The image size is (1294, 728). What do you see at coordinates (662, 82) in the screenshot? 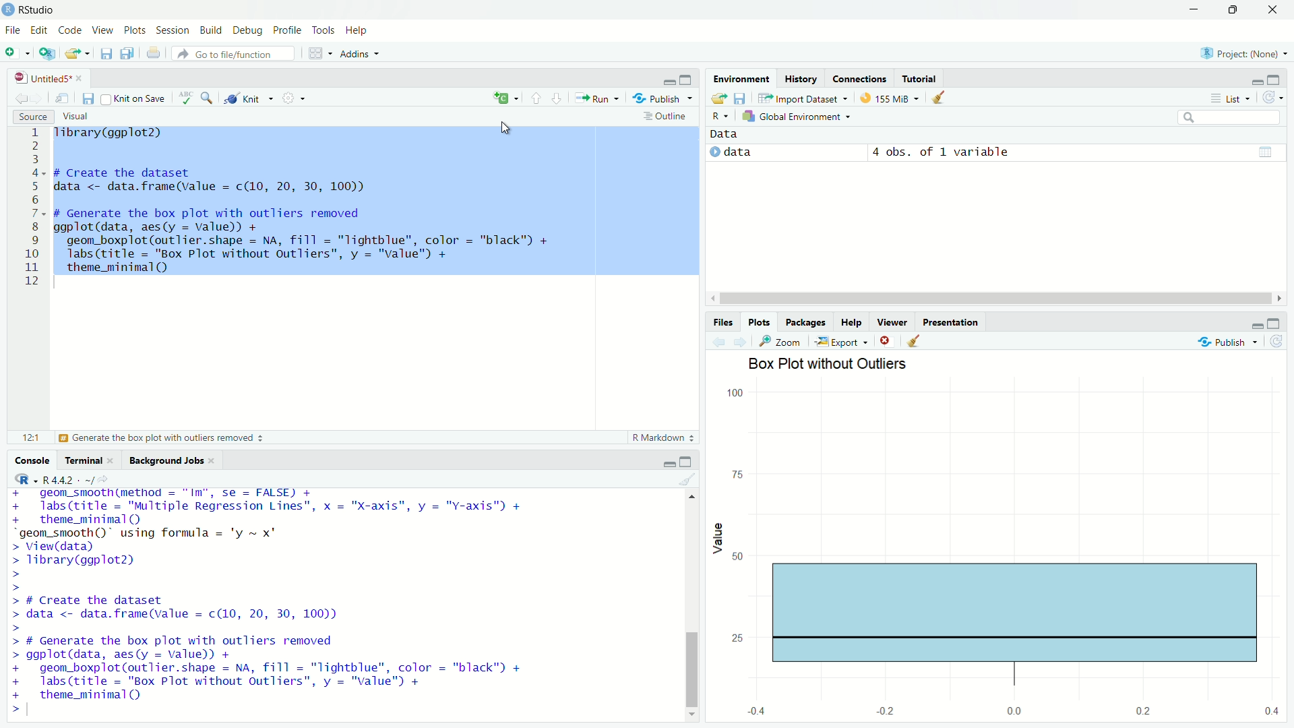
I see `minimise` at bounding box center [662, 82].